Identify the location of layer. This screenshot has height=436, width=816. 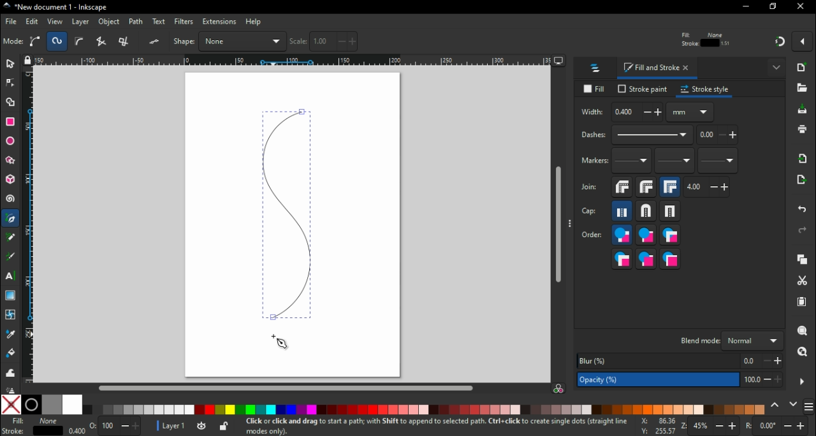
(81, 22).